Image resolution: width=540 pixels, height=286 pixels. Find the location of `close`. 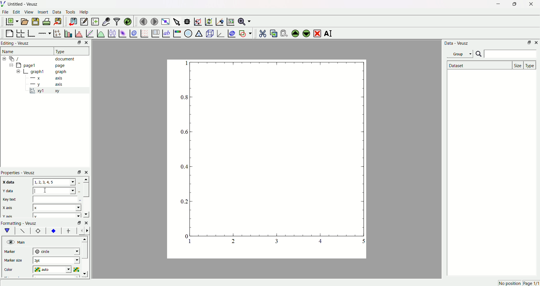

close is located at coordinates (86, 222).